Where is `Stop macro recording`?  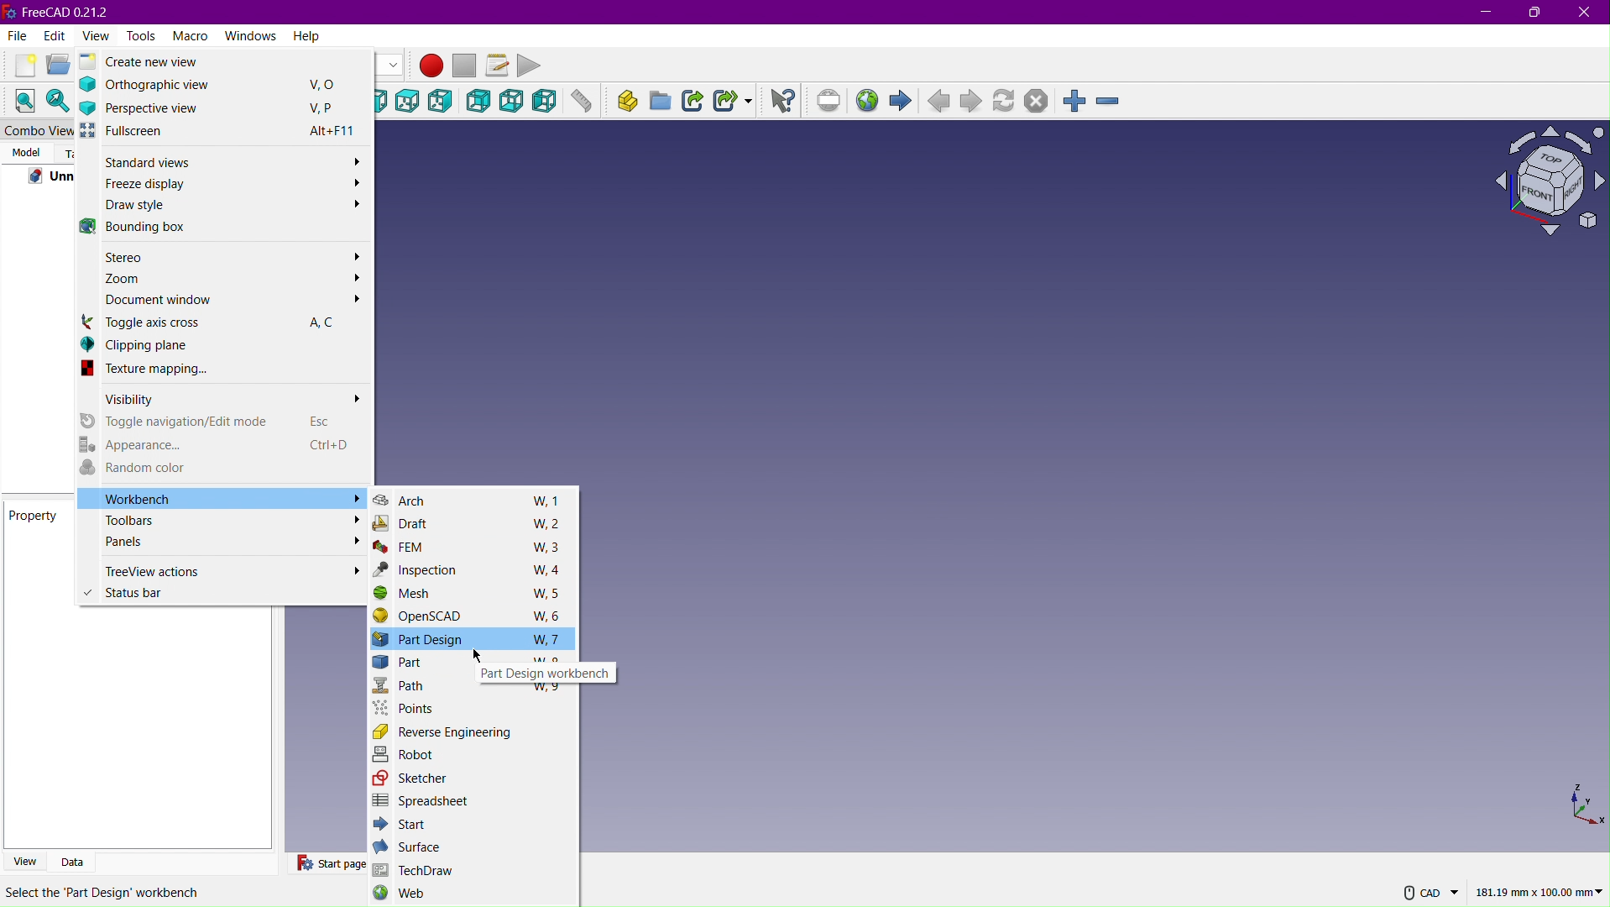
Stop macro recording is located at coordinates (465, 66).